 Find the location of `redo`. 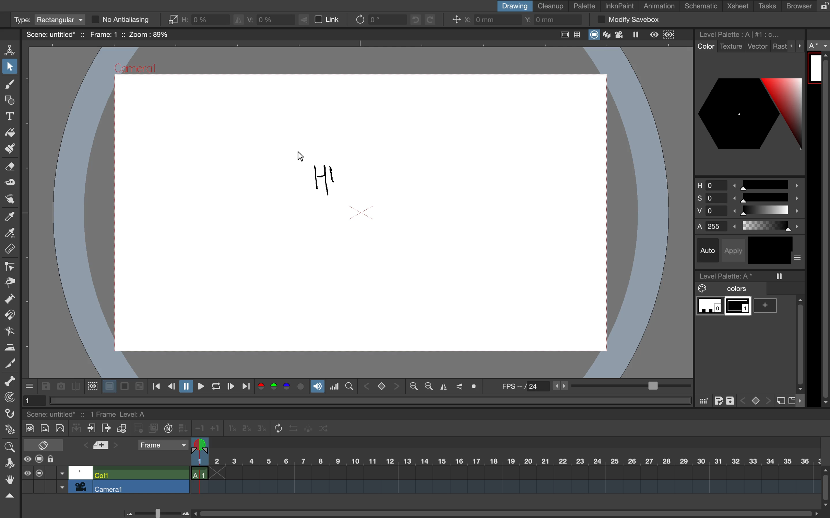

redo is located at coordinates (435, 20).